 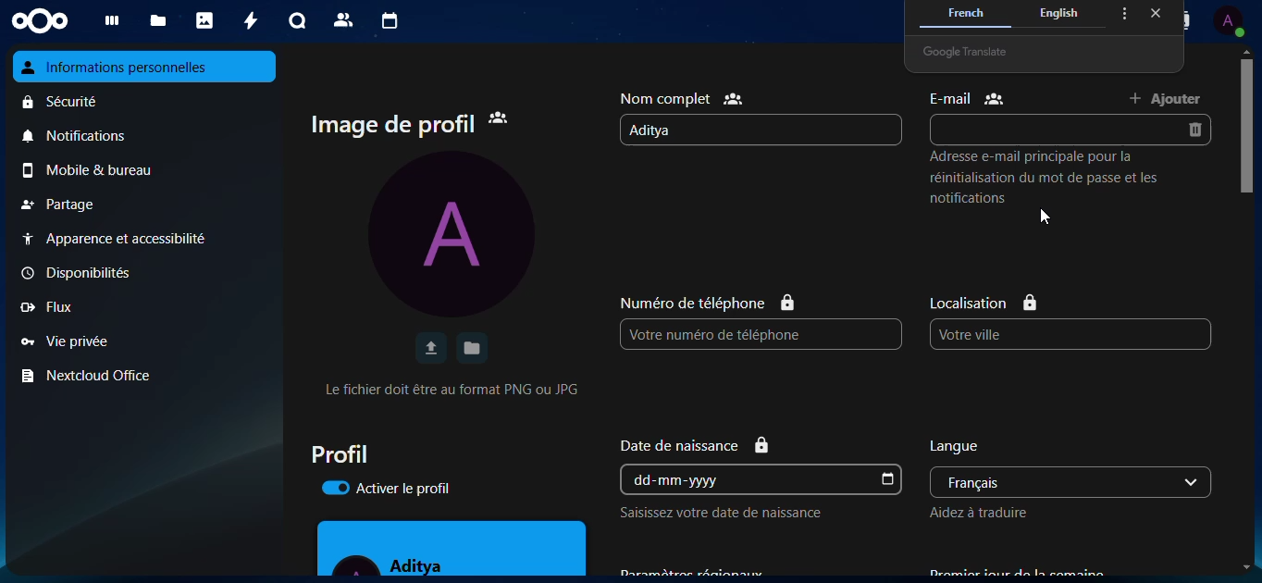 I want to click on Vie privee, so click(x=63, y=340).